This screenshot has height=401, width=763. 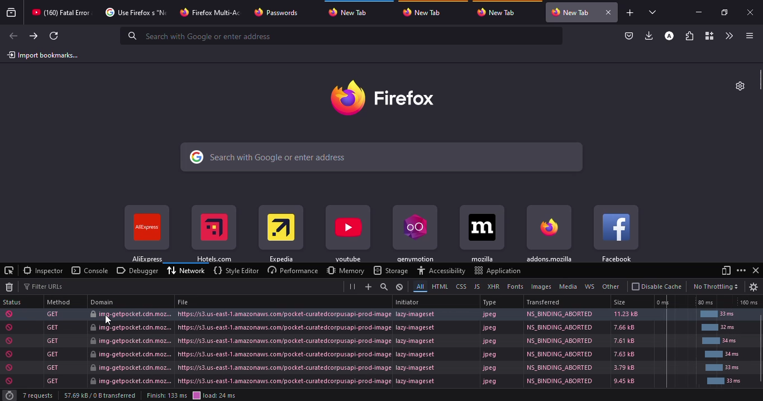 I want to click on status, so click(x=372, y=366).